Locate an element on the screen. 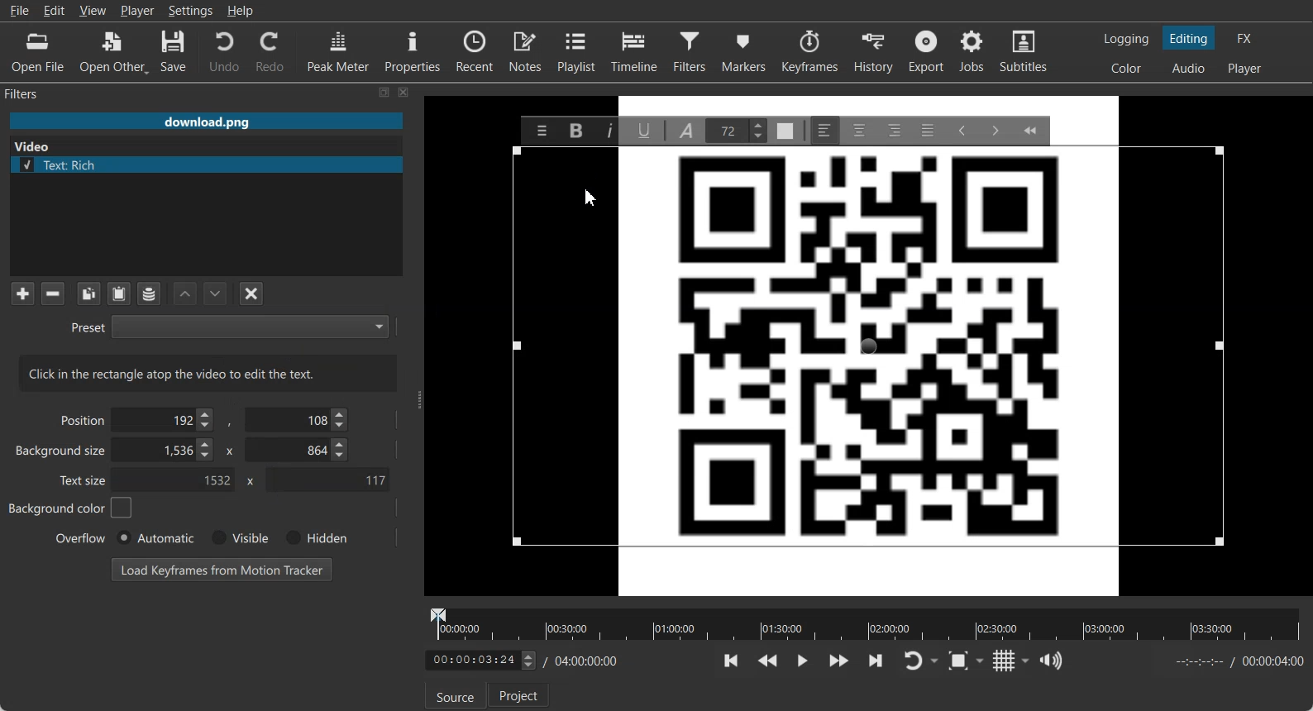 This screenshot has height=711, width=1313. Save a filter set is located at coordinates (148, 294).